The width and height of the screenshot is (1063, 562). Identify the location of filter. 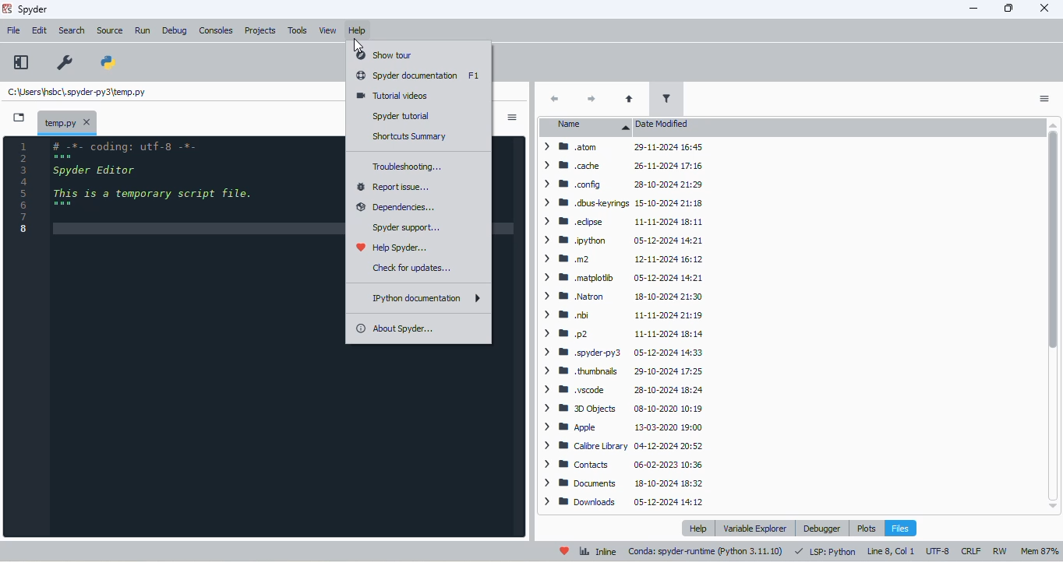
(666, 97).